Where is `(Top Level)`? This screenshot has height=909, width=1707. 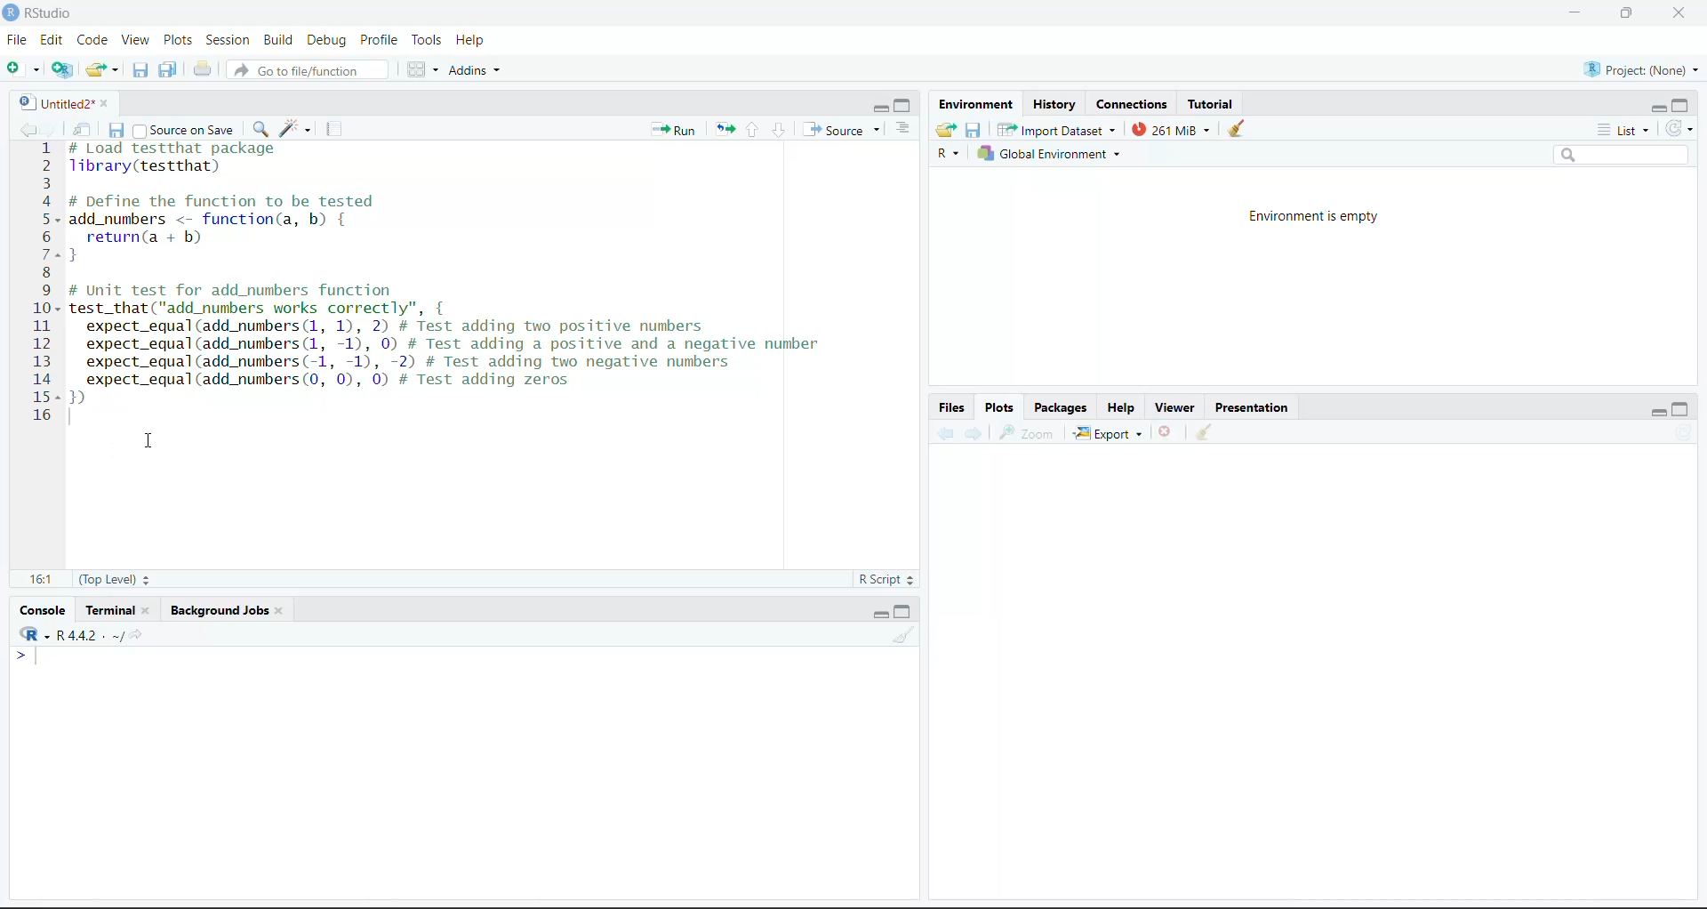
(Top Level) is located at coordinates (101, 580).